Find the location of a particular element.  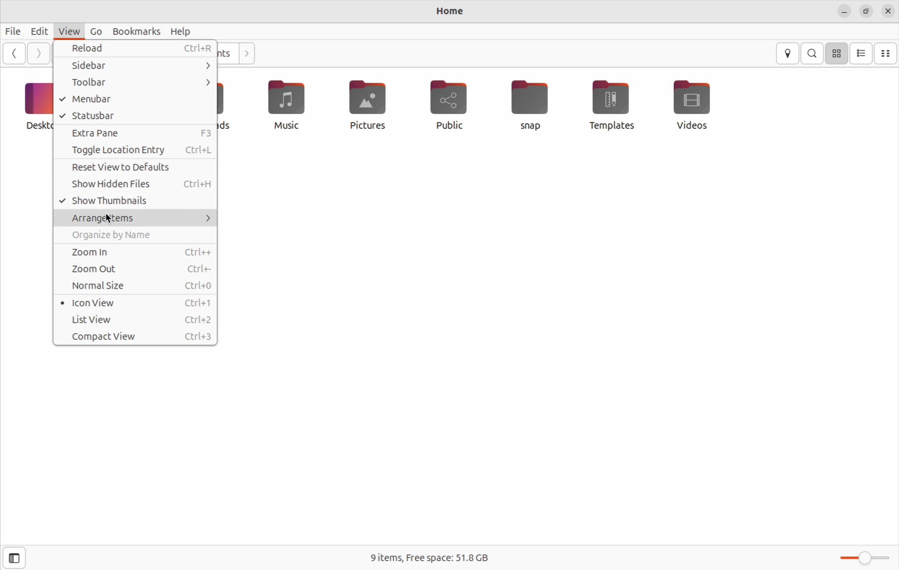

icon view is located at coordinates (836, 53).